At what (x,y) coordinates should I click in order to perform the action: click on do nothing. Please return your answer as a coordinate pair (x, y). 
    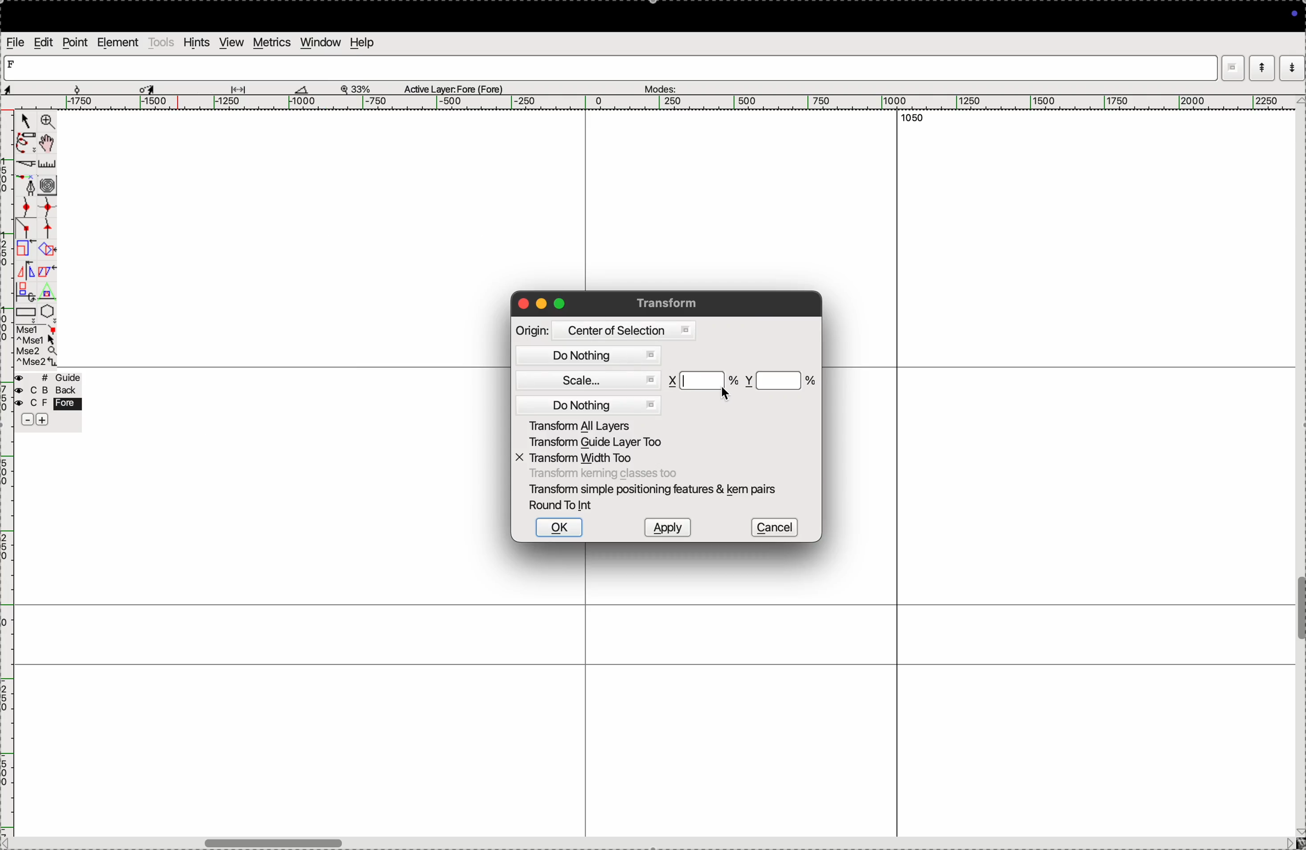
    Looking at the image, I should click on (591, 356).